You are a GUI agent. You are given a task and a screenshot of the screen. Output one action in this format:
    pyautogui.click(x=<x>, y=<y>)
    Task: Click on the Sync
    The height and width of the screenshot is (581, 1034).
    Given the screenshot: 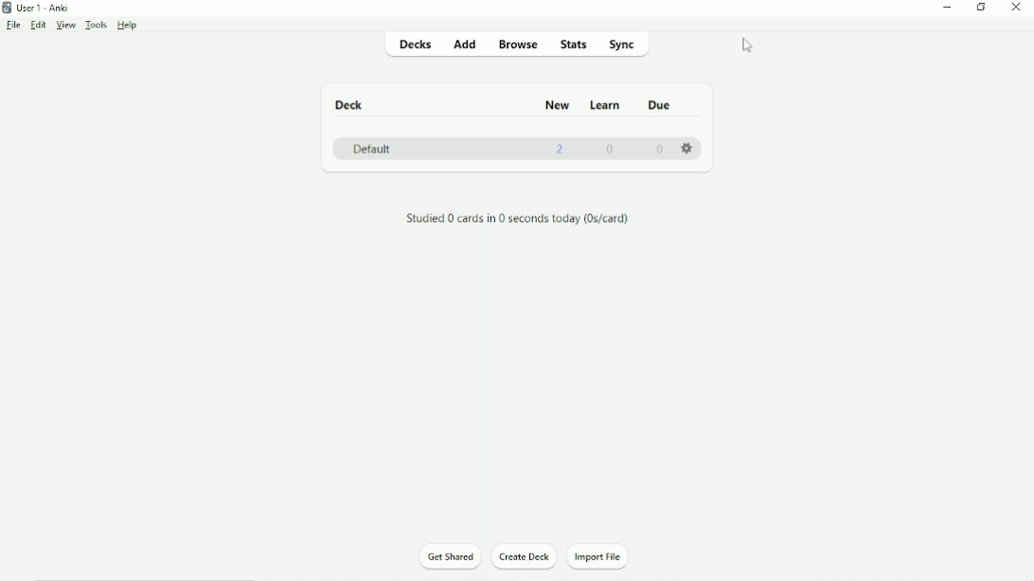 What is the action you would take?
    pyautogui.click(x=634, y=45)
    